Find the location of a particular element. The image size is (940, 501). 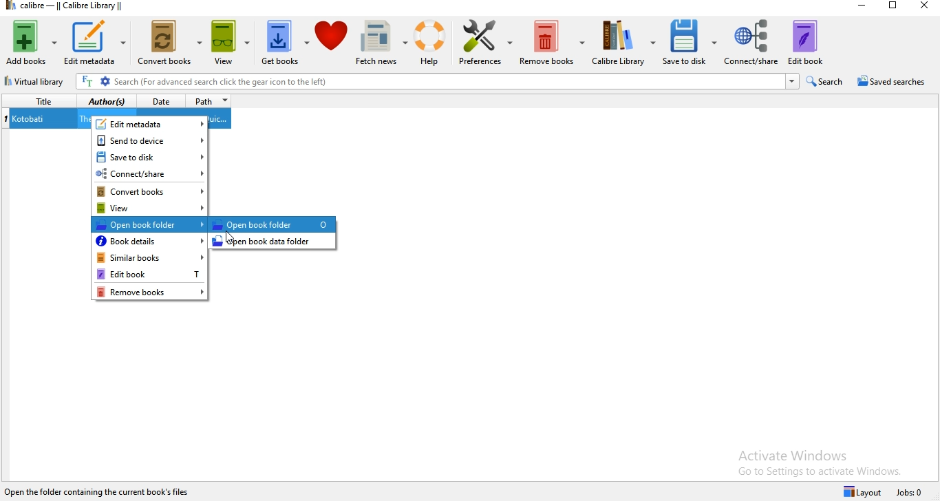

connect/share is located at coordinates (750, 42).